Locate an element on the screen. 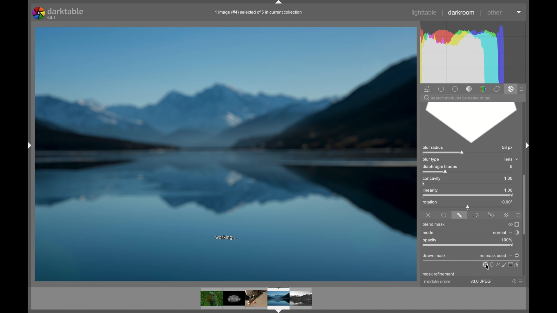 Image resolution: width=557 pixels, height=313 pixels. base is located at coordinates (455, 89).